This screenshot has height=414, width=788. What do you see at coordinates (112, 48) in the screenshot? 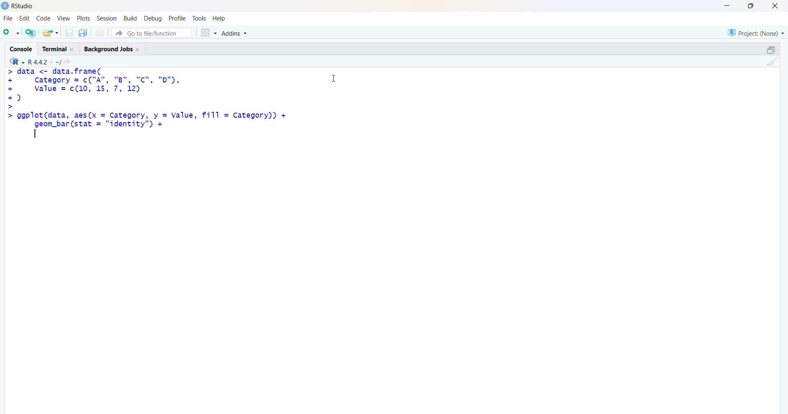
I see `Background Jobs` at bounding box center [112, 48].